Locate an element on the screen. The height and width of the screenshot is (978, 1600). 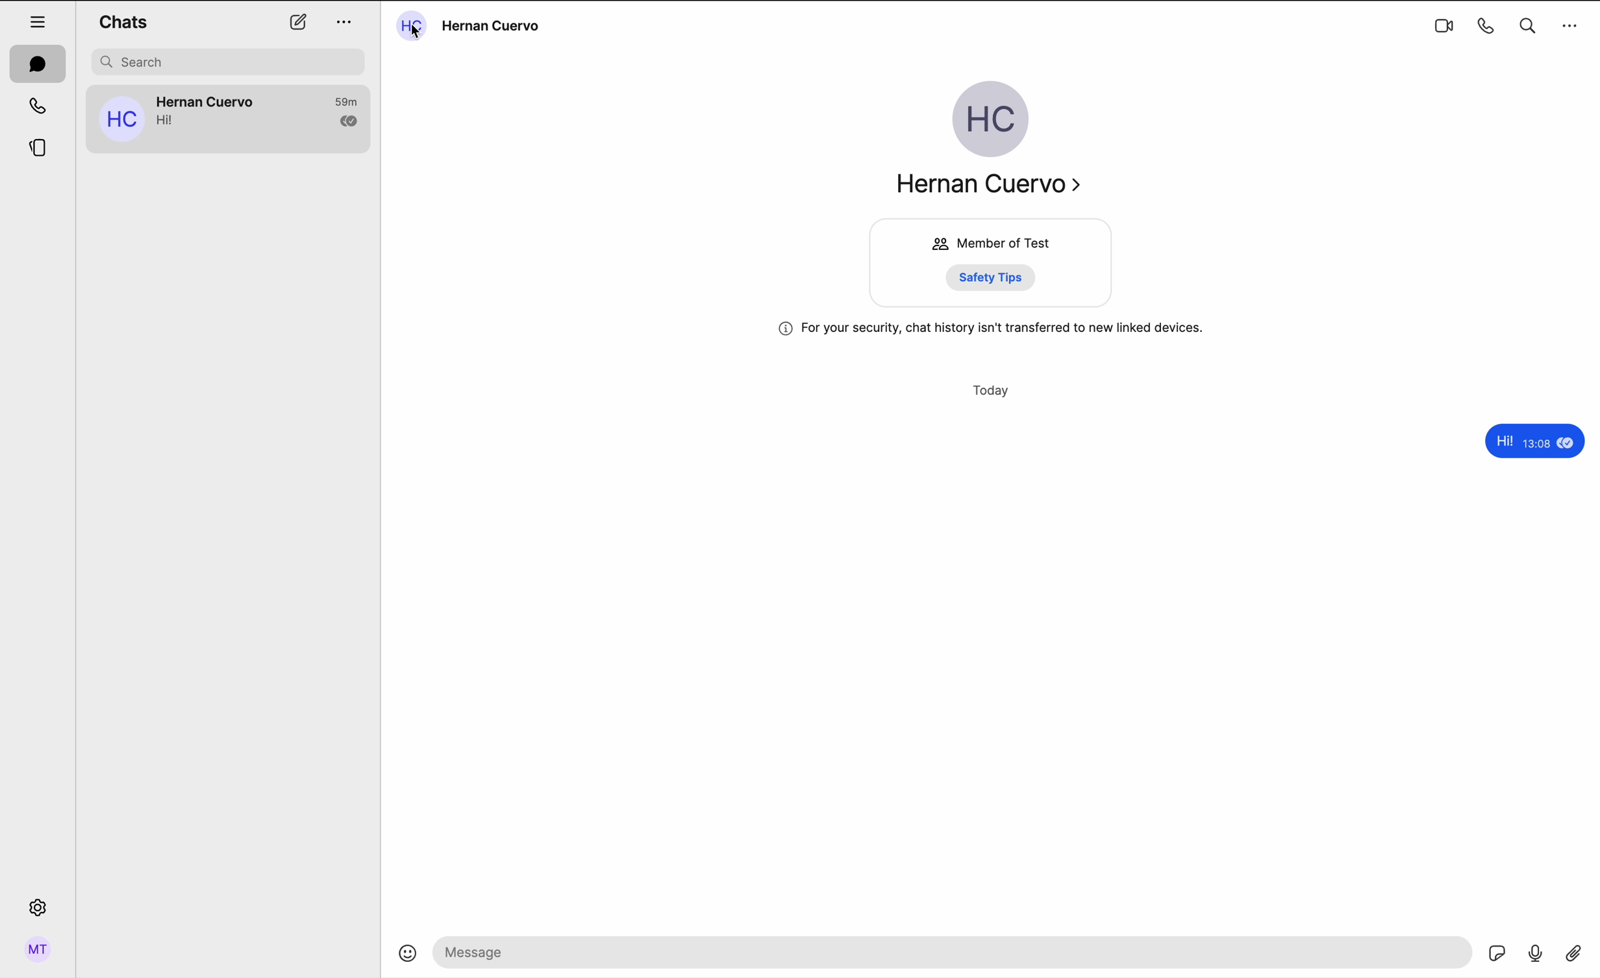
chats is located at coordinates (38, 64).